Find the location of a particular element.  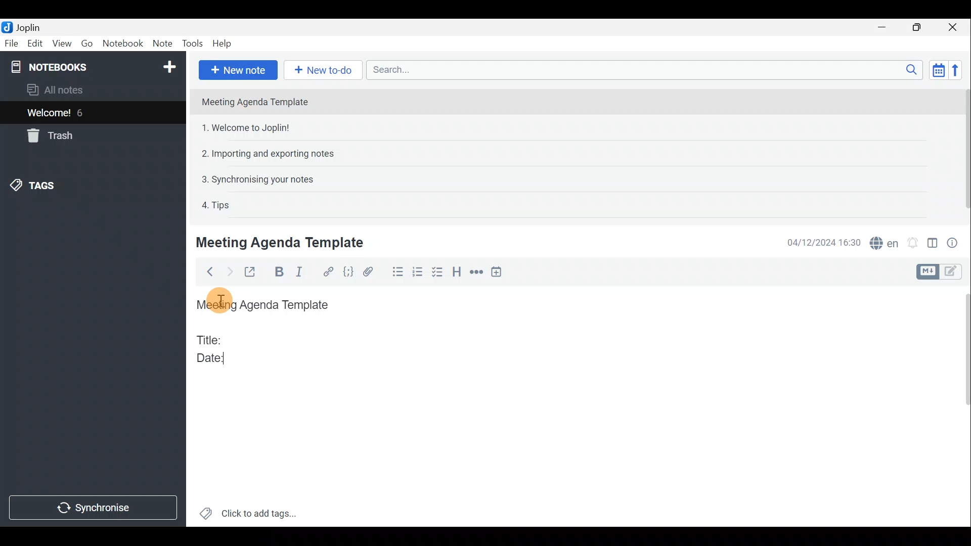

Go is located at coordinates (87, 43).